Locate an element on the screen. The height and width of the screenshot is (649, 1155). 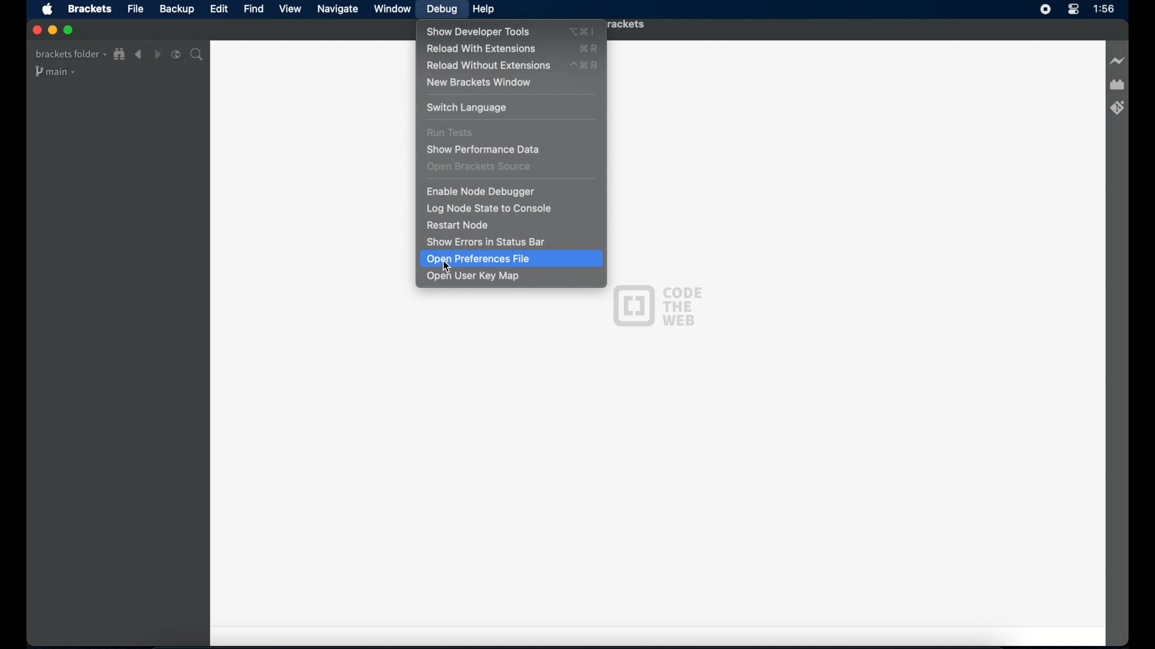
restart  node is located at coordinates (458, 225).